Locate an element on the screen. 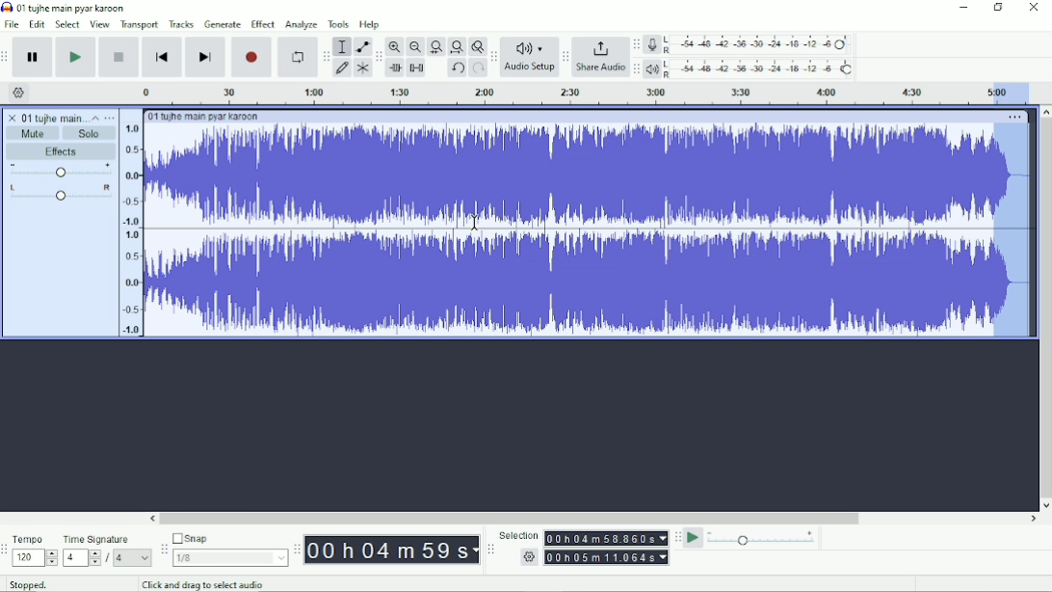  Undo is located at coordinates (458, 67).